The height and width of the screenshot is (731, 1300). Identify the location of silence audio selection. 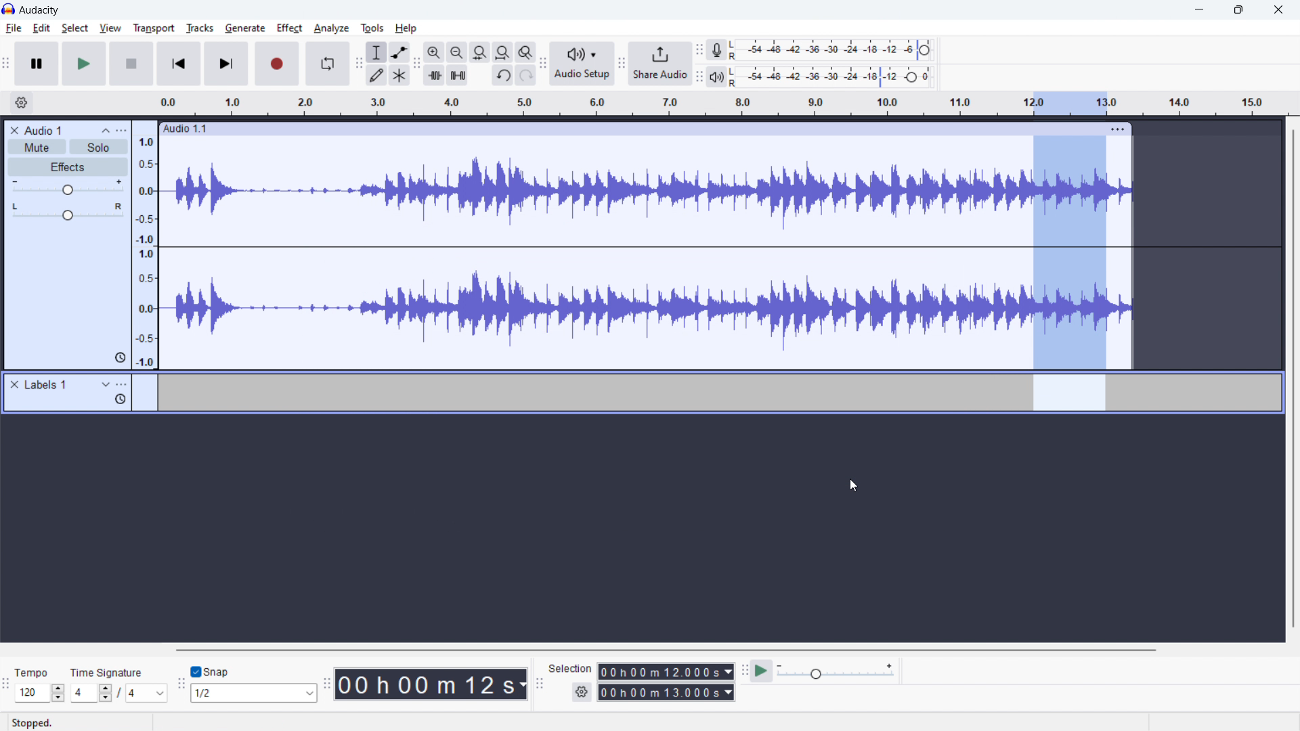
(458, 75).